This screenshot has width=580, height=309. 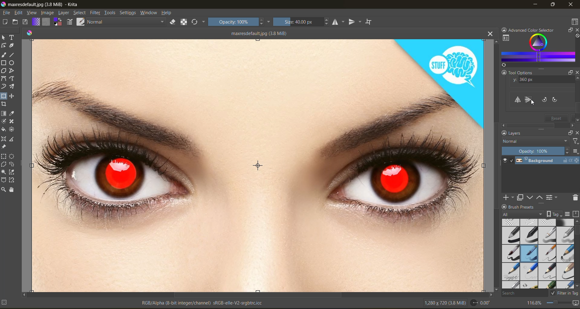 I want to click on clear all color search history, so click(x=576, y=36).